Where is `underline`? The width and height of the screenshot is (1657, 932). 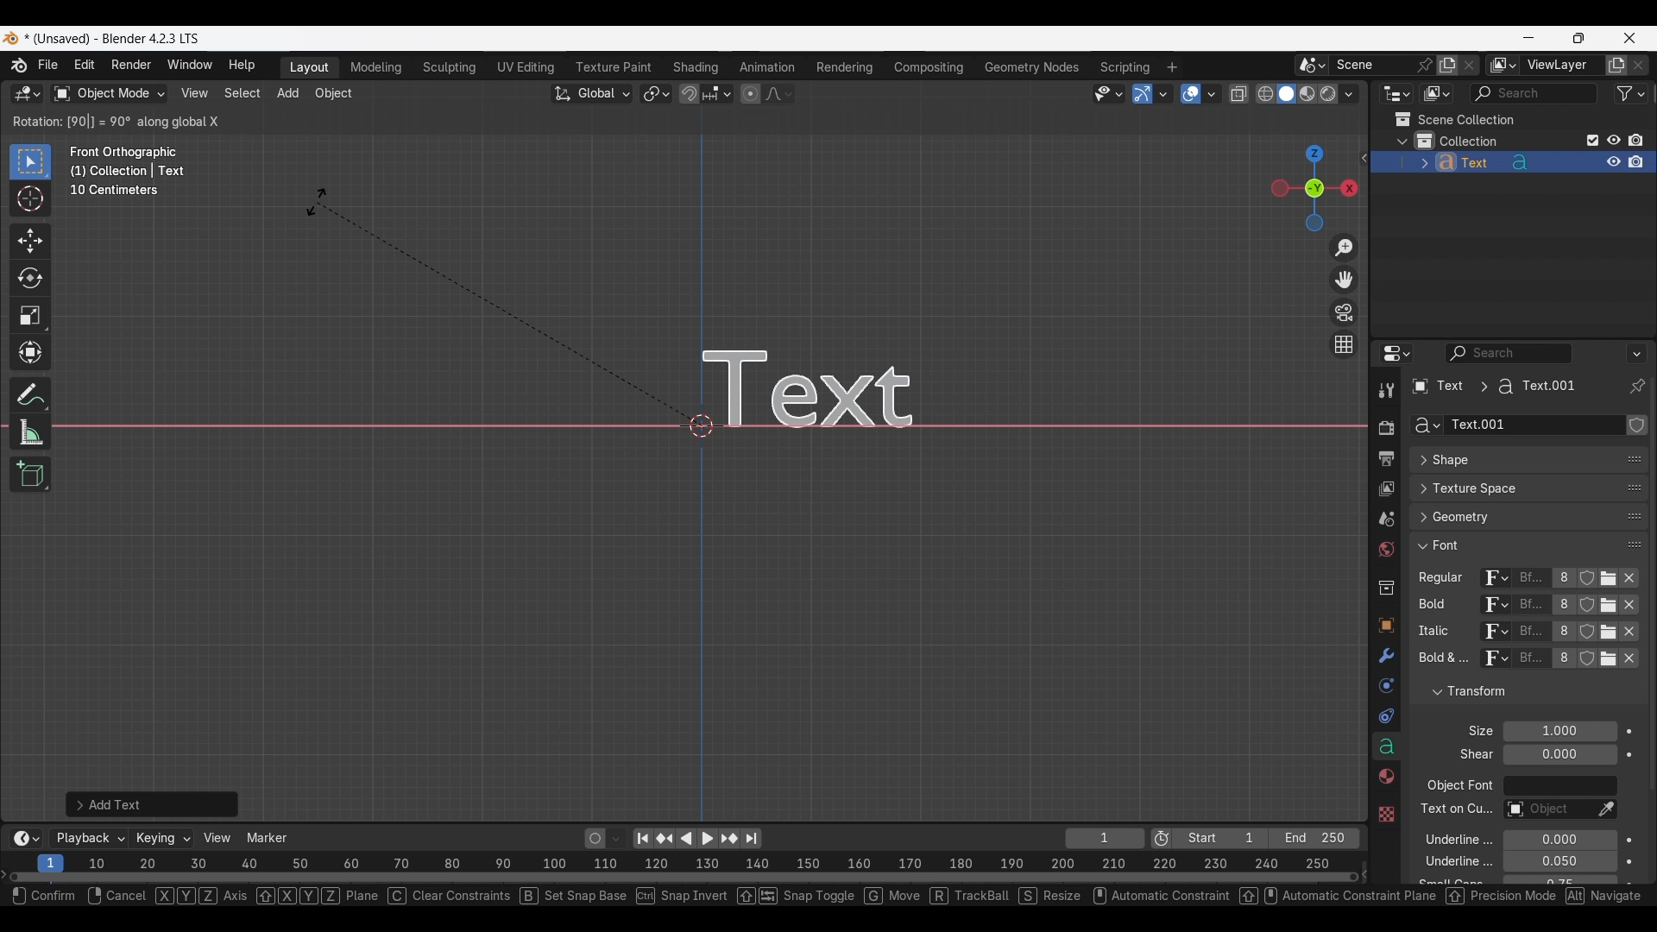
underline is located at coordinates (1445, 864).